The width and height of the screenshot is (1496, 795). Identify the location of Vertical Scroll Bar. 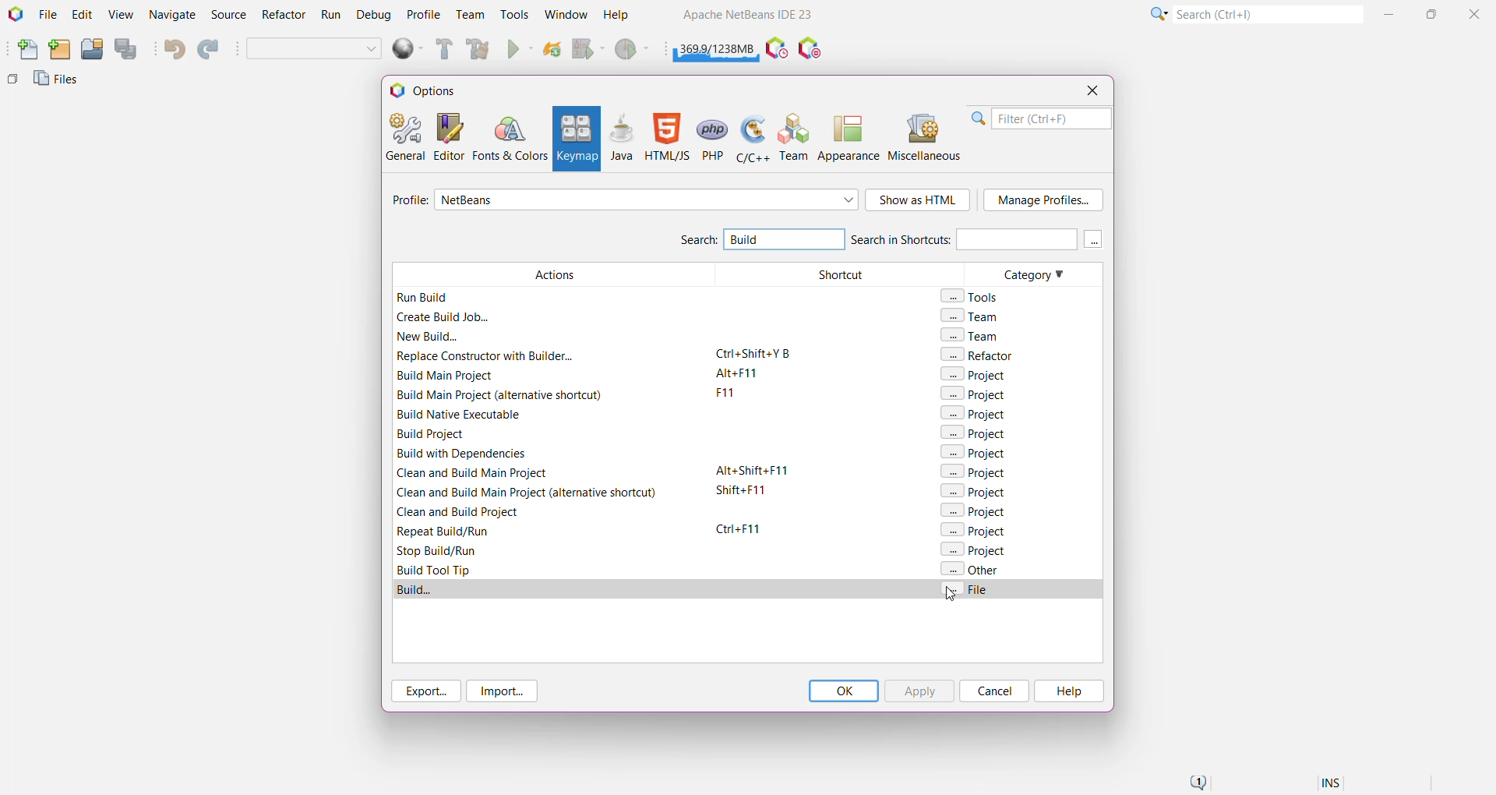
(1094, 419).